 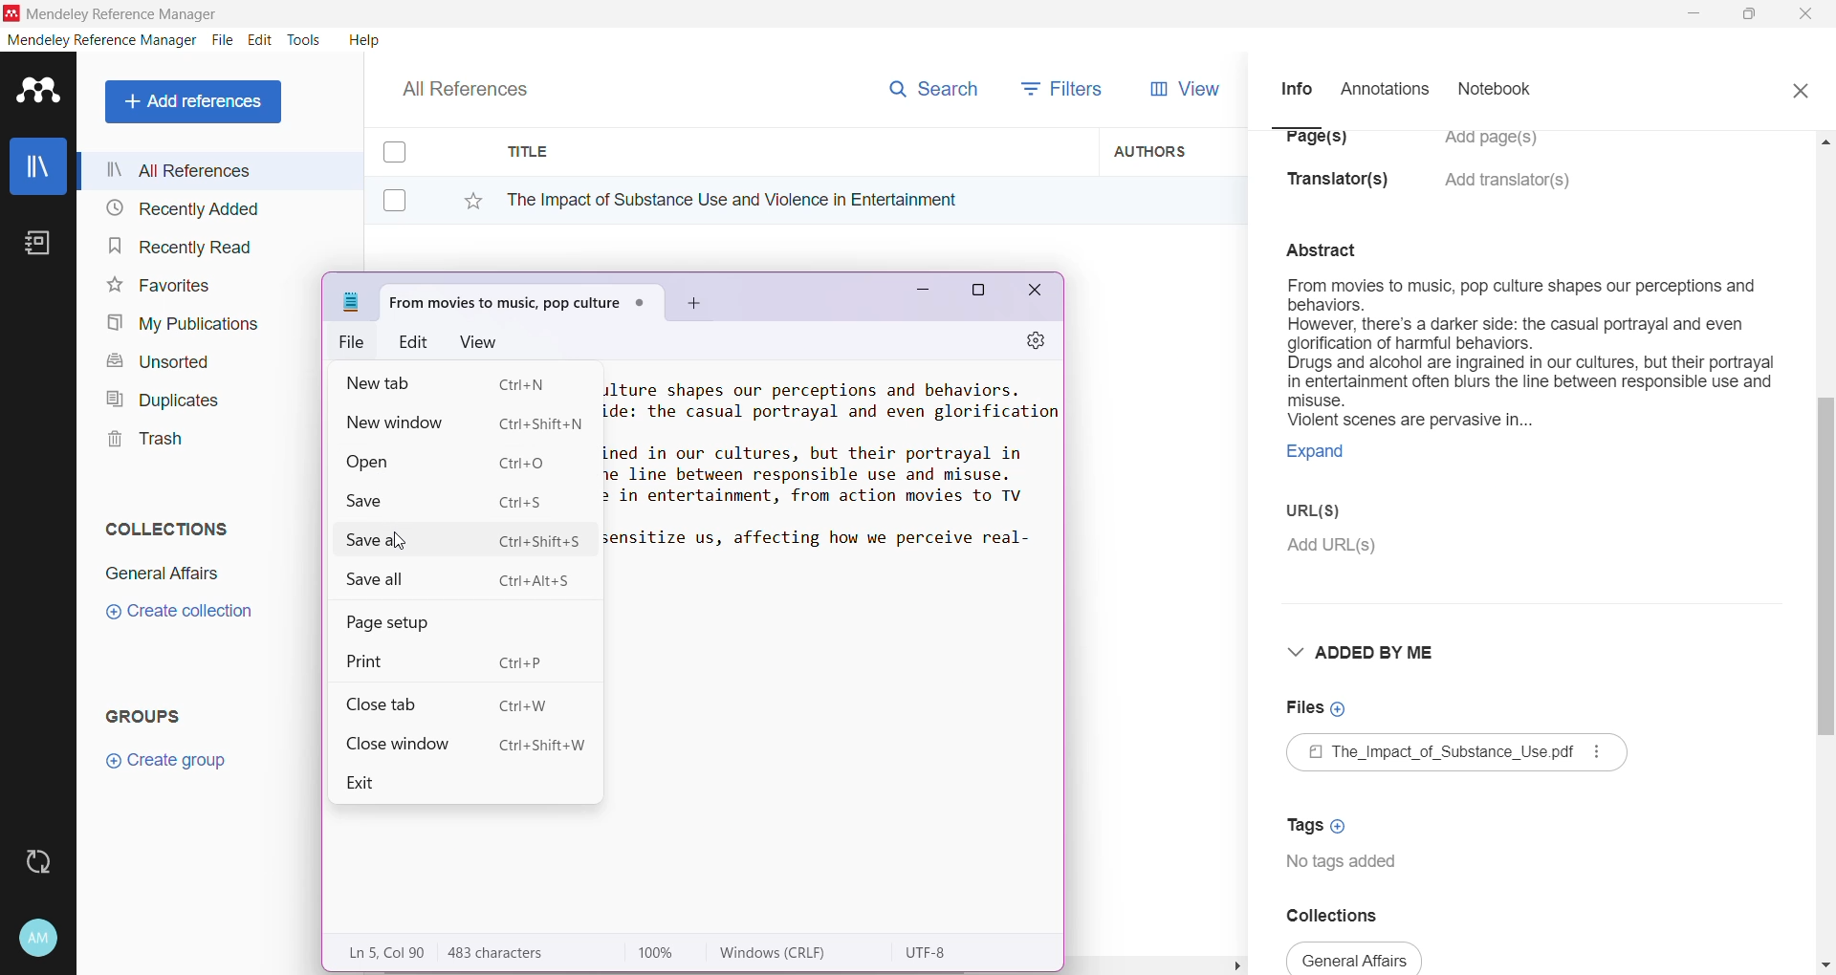 I want to click on View, so click(x=476, y=340).